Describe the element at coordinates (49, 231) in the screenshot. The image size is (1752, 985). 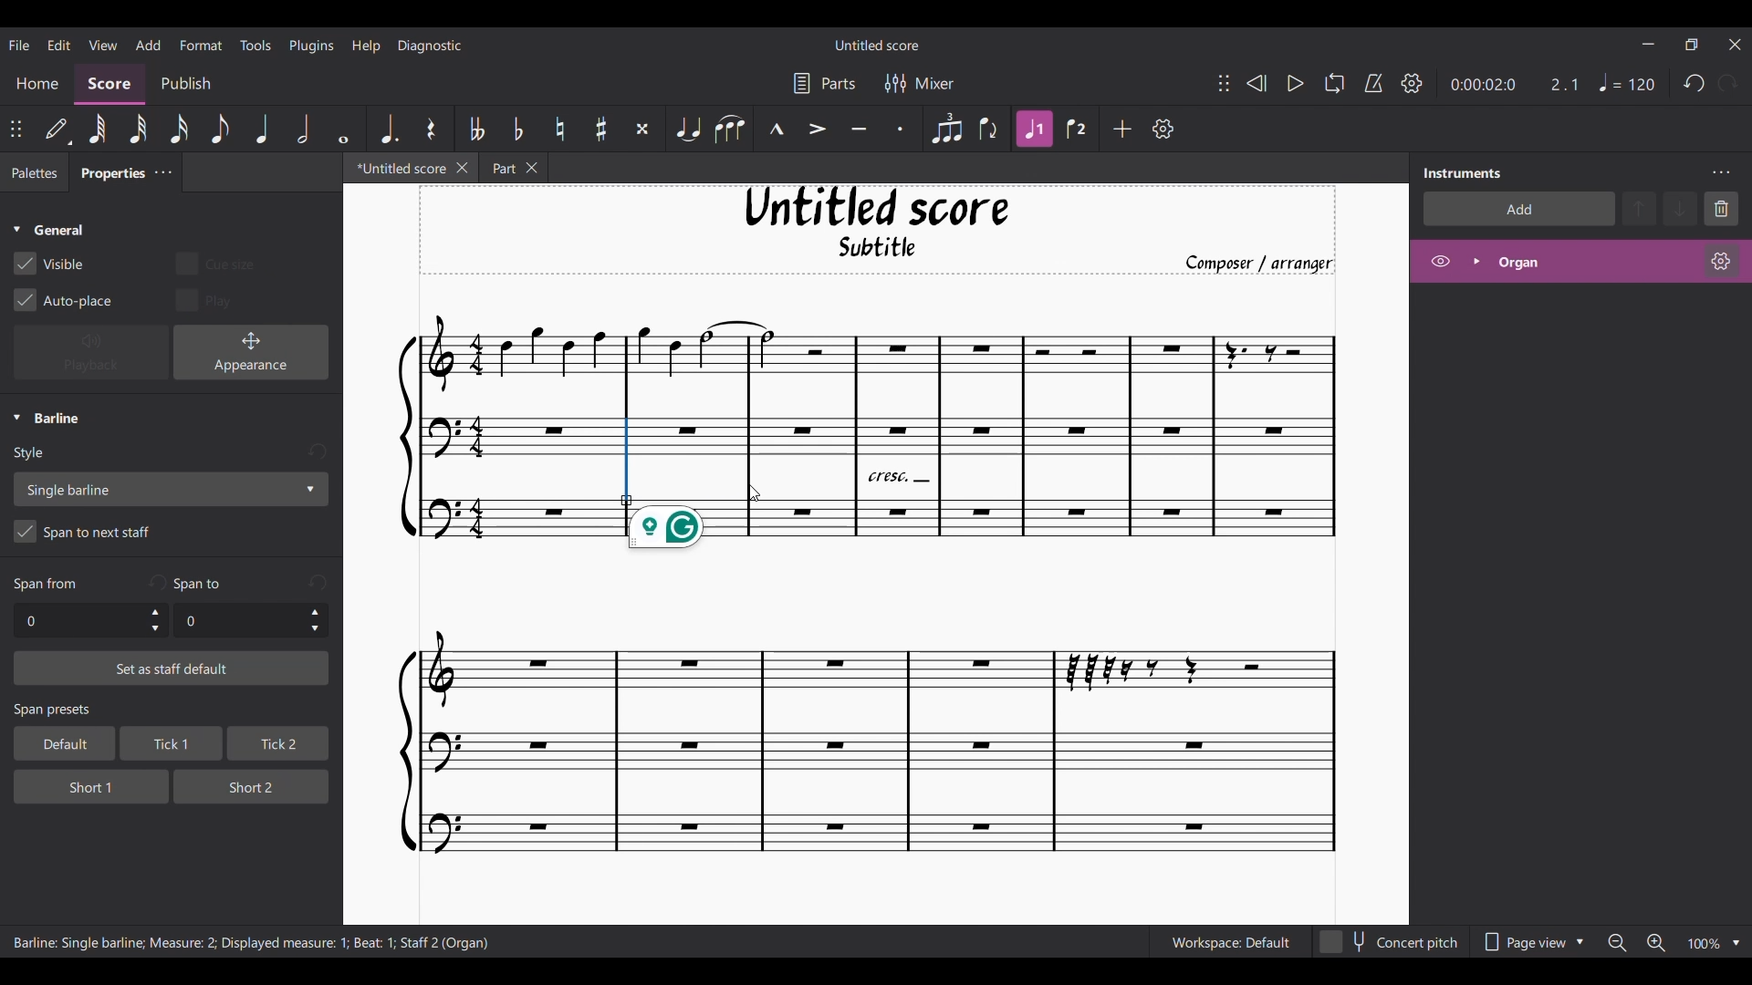
I see `Collapse General` at that location.